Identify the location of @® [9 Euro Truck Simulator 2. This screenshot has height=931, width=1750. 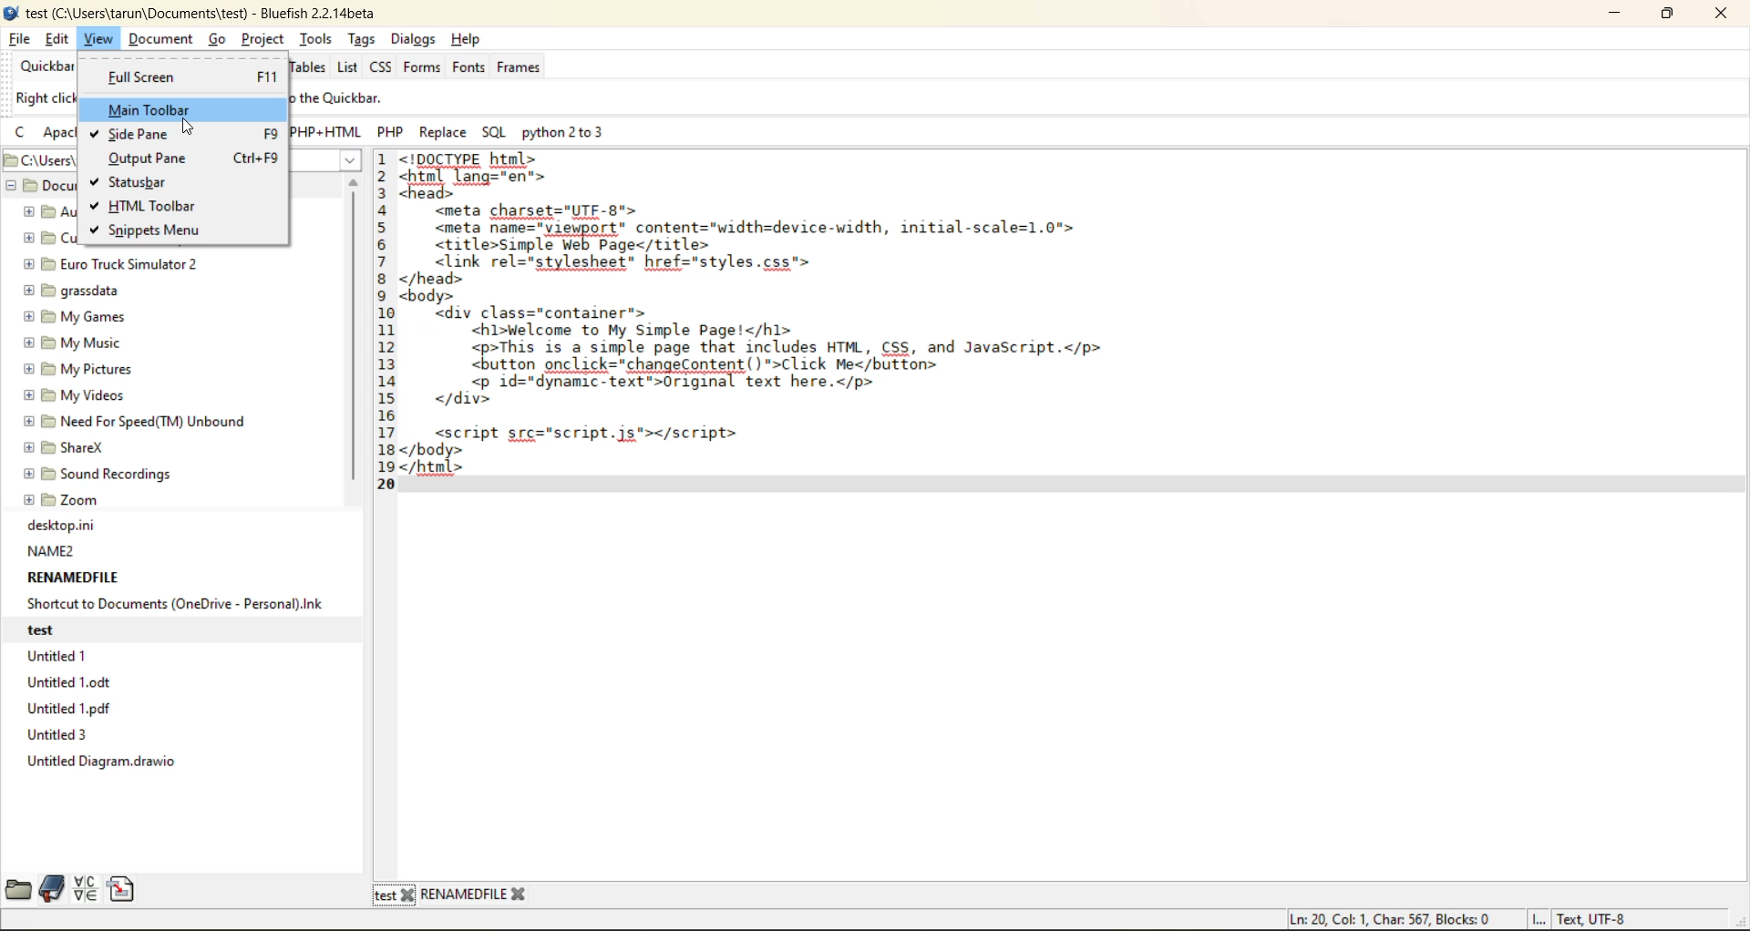
(109, 263).